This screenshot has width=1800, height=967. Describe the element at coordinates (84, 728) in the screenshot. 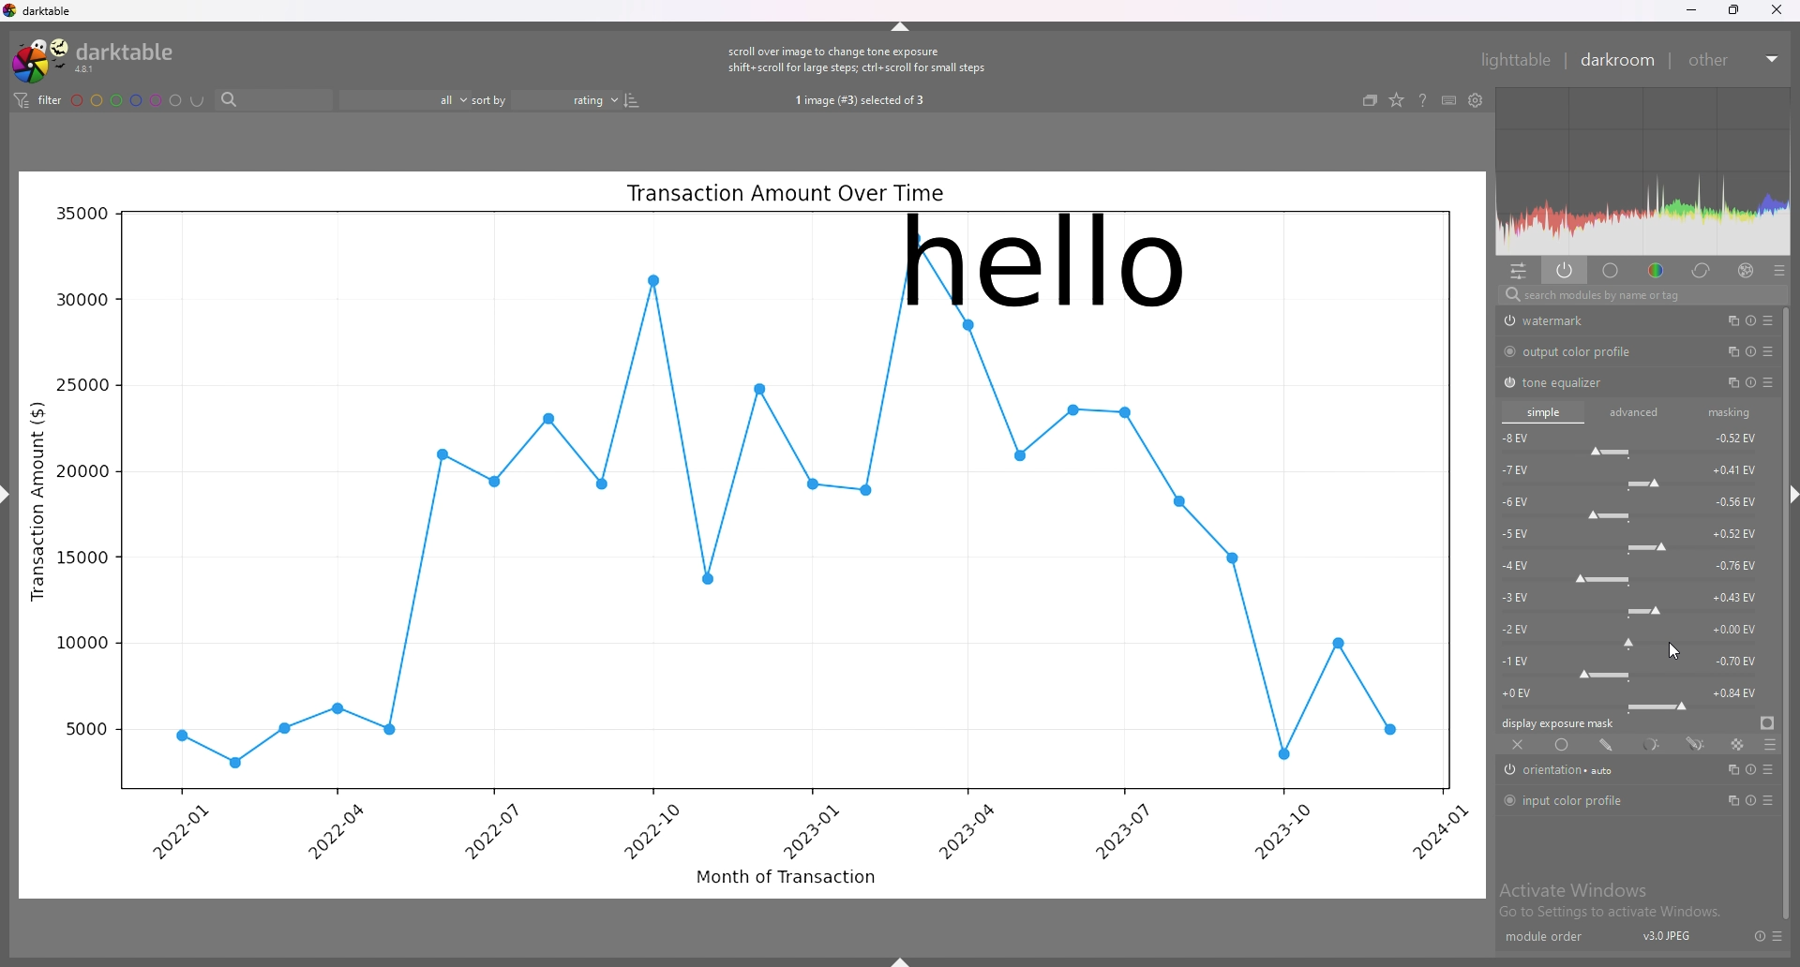

I see `5000` at that location.